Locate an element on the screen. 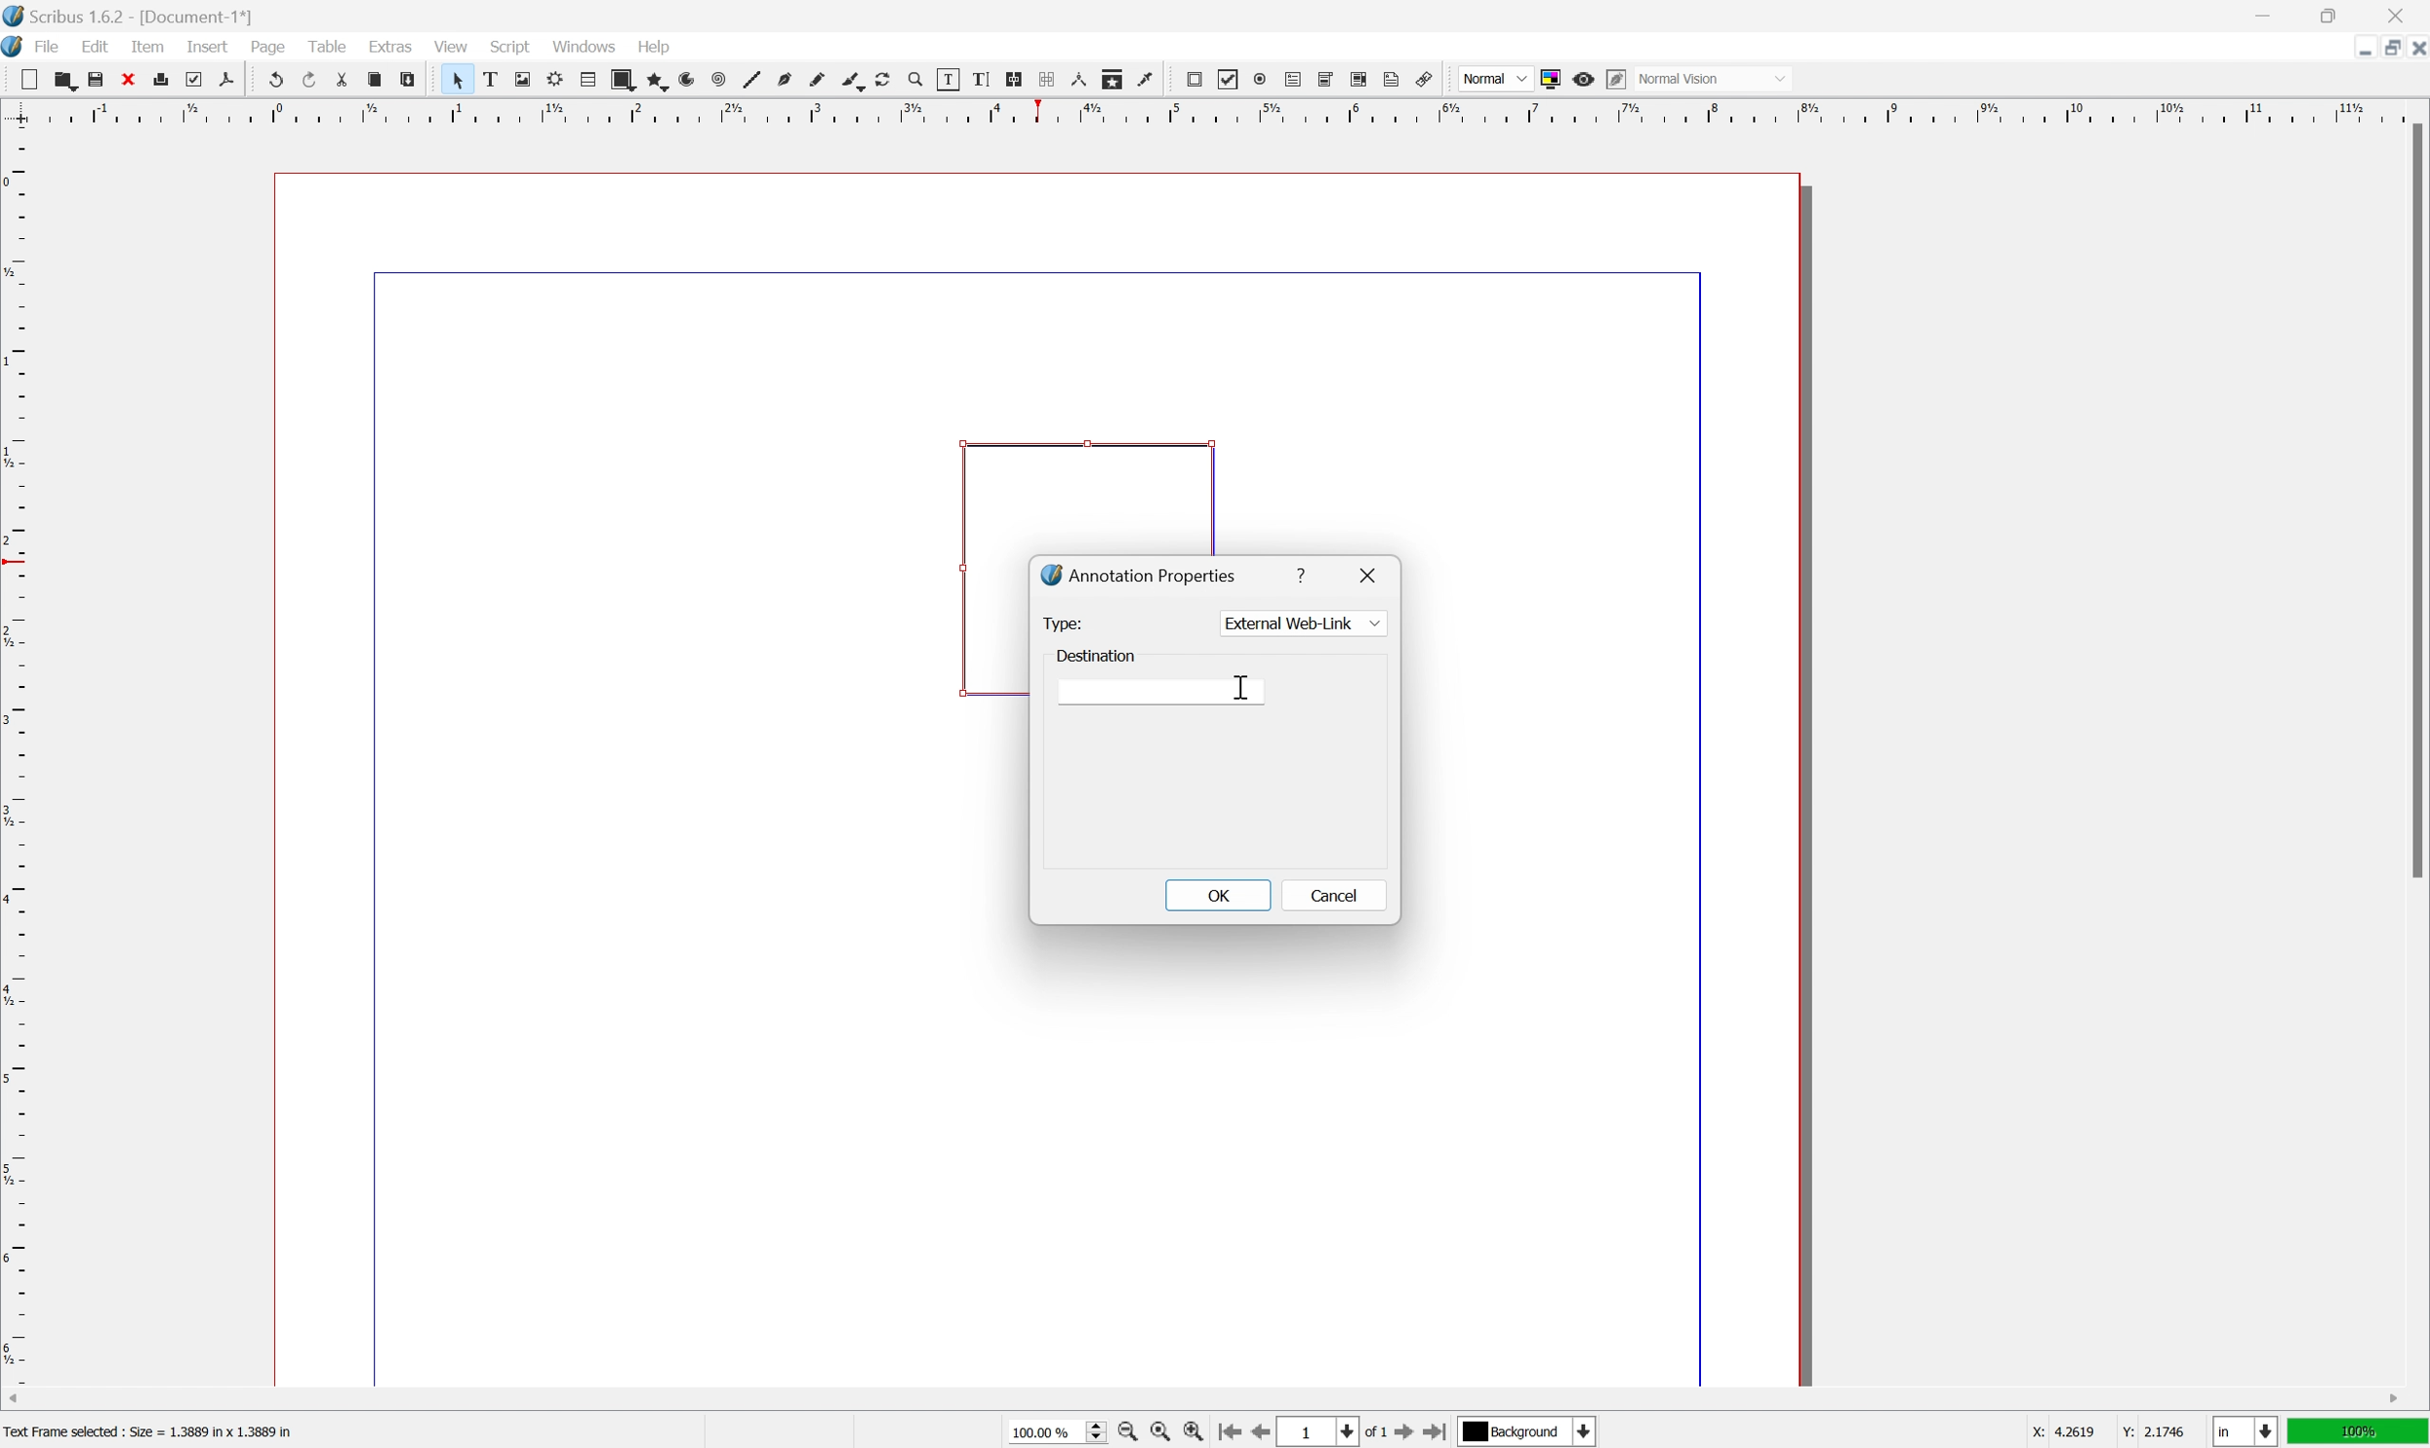 Image resolution: width=2430 pixels, height=1448 pixels. minimize is located at coordinates (2261, 14).